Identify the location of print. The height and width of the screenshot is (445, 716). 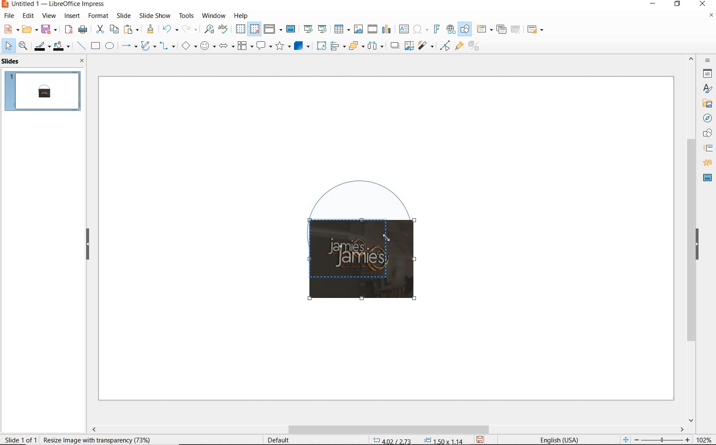
(83, 29).